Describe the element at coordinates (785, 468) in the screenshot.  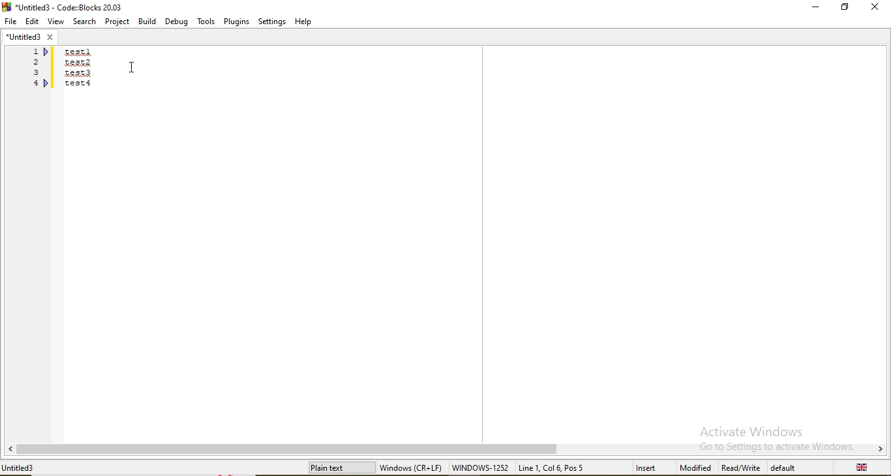
I see `default` at that location.